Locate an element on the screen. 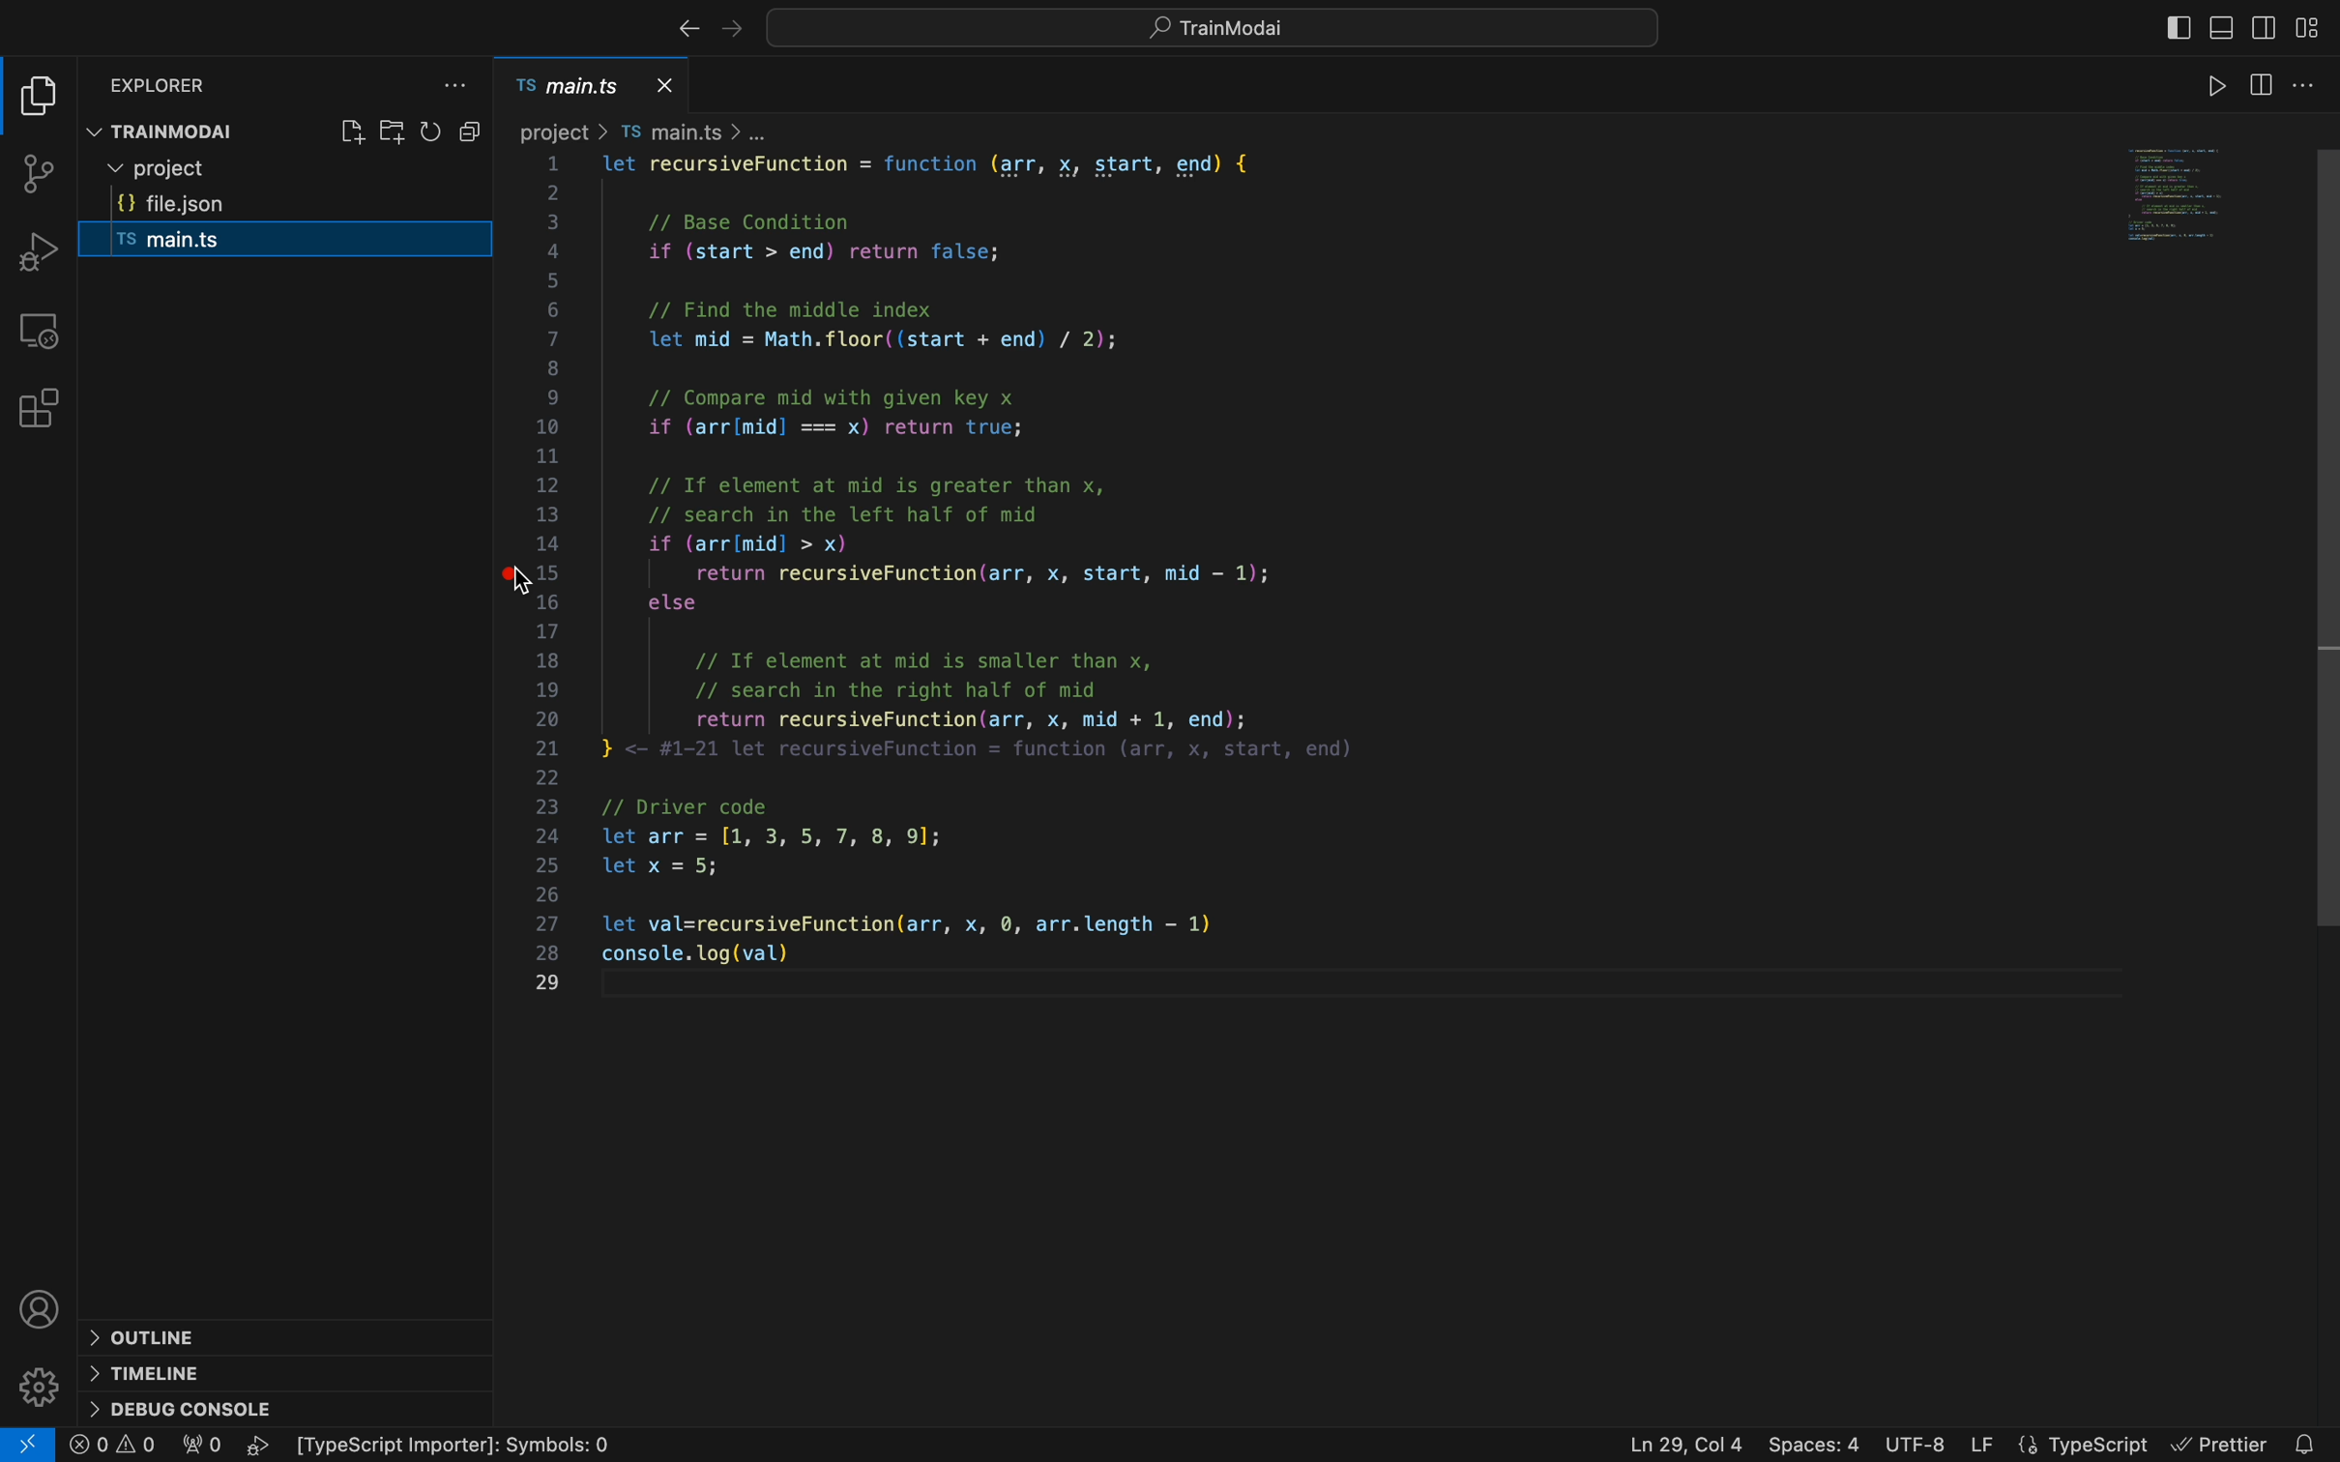  right arrow is located at coordinates (681, 25).